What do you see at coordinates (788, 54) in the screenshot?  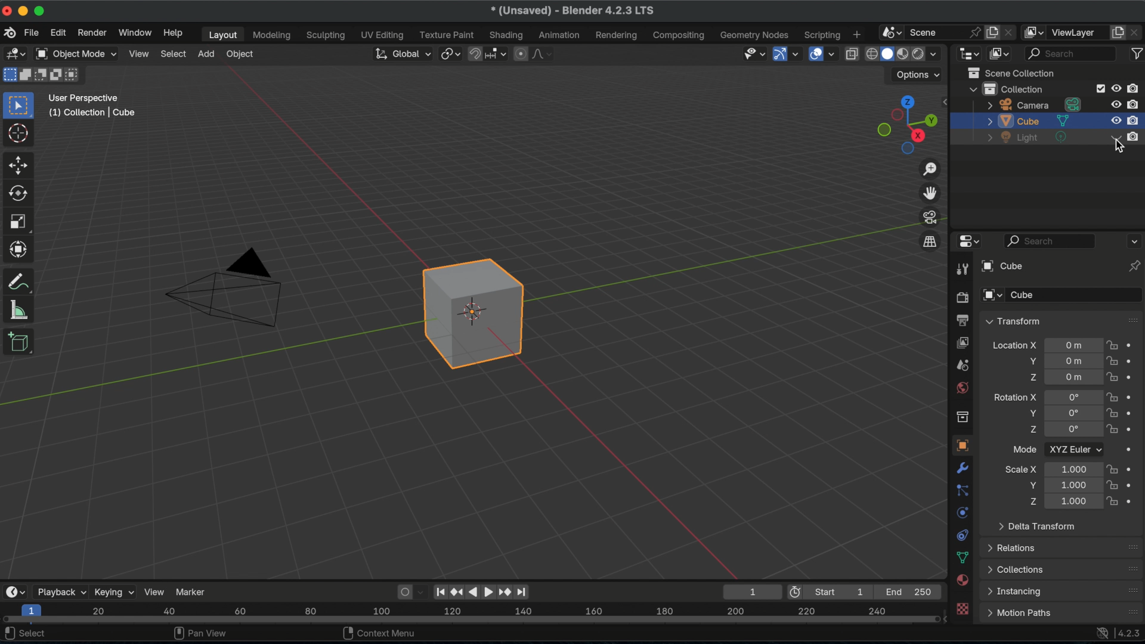 I see `show gizmo dropdown` at bounding box center [788, 54].